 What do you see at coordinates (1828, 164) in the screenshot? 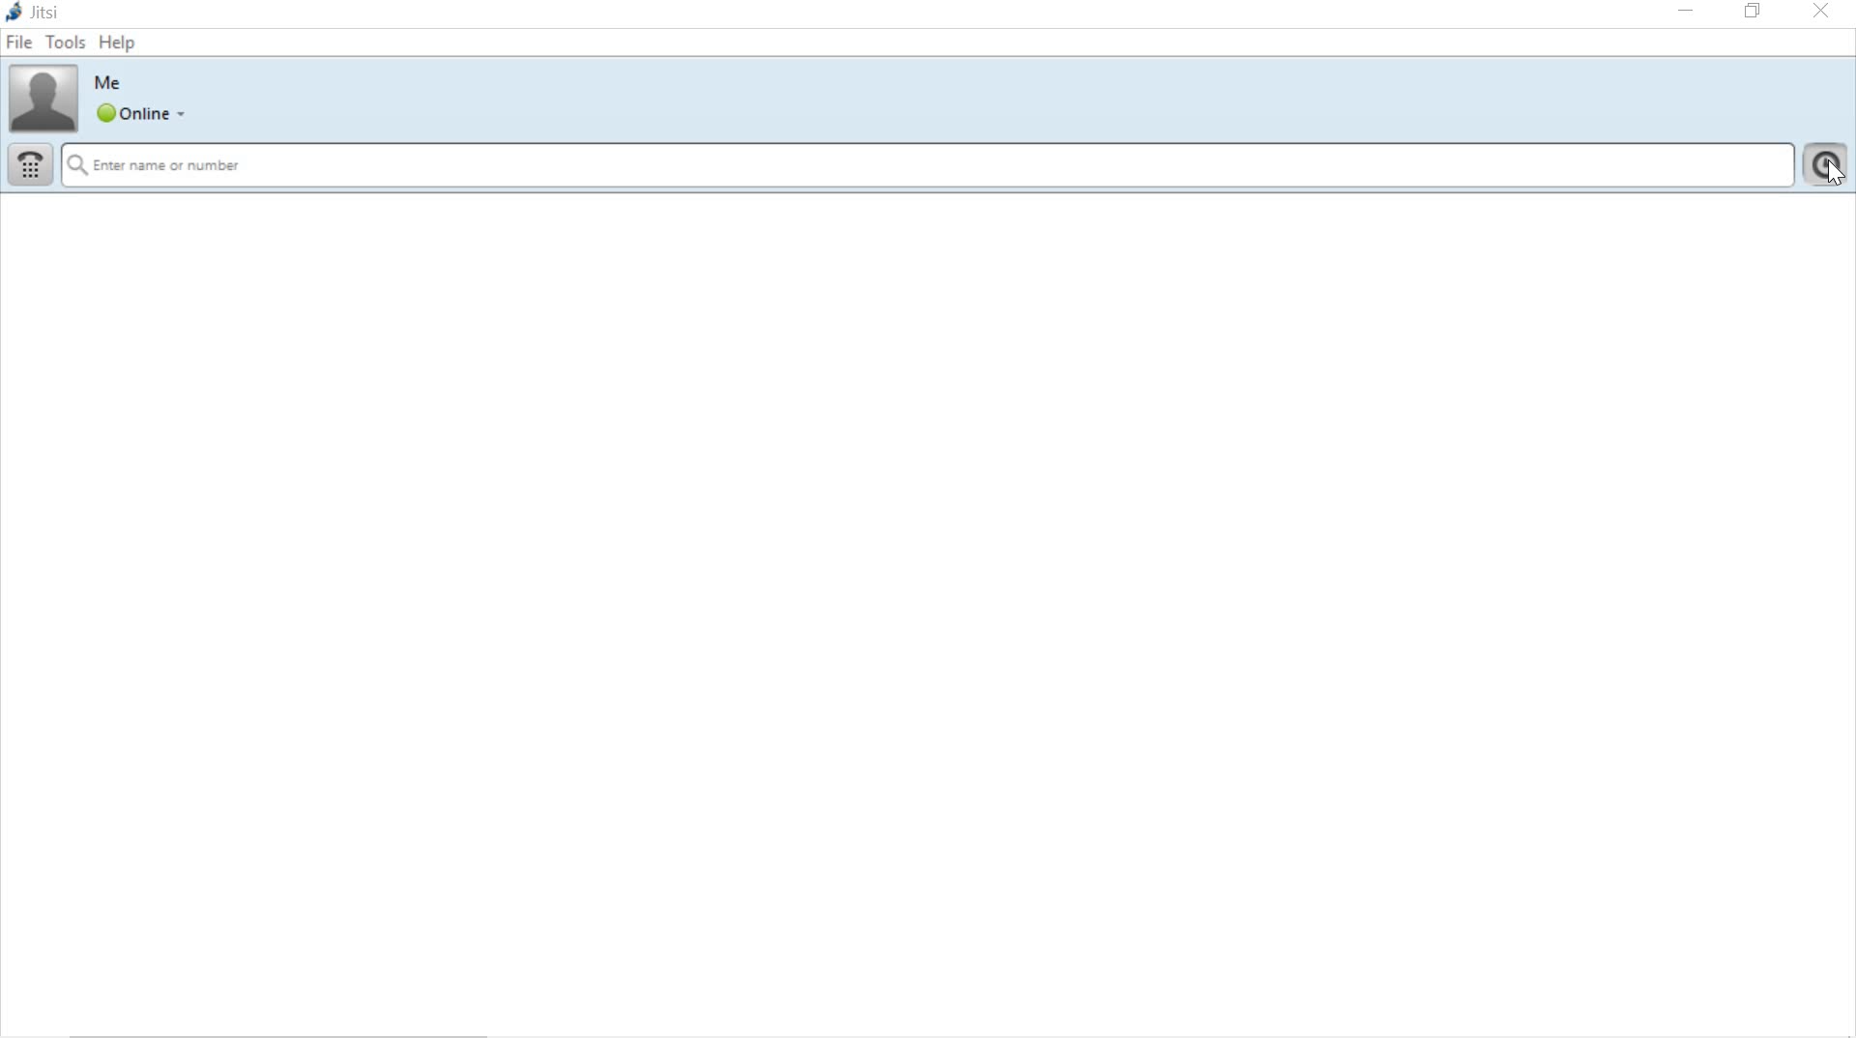
I see `call history` at bounding box center [1828, 164].